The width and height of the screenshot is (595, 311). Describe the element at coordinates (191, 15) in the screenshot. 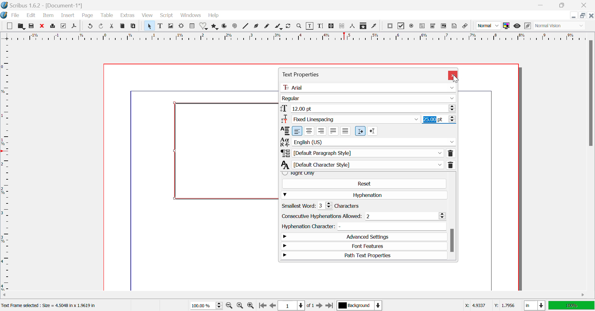

I see `Windows` at that location.